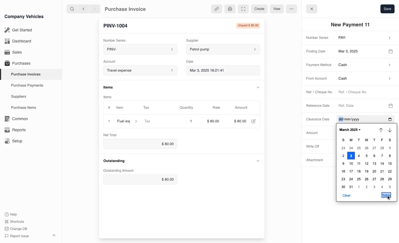 The width and height of the screenshot is (399, 243). Describe the element at coordinates (108, 121) in the screenshot. I see `close` at that location.